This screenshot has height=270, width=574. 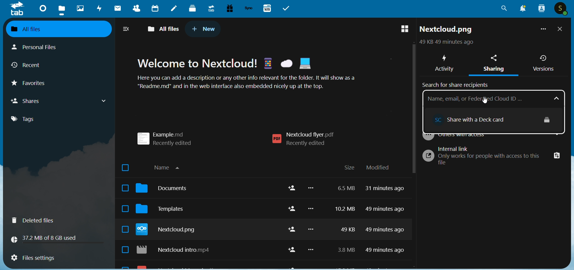 What do you see at coordinates (46, 238) in the screenshot?
I see `storage` at bounding box center [46, 238].